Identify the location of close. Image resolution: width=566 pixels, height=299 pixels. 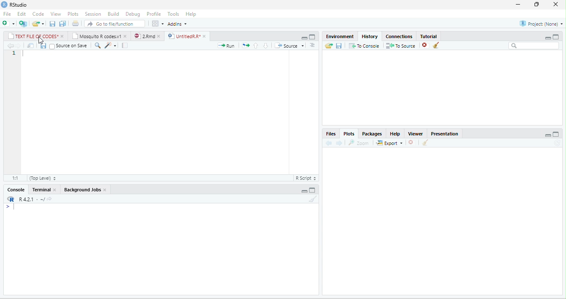
(56, 190).